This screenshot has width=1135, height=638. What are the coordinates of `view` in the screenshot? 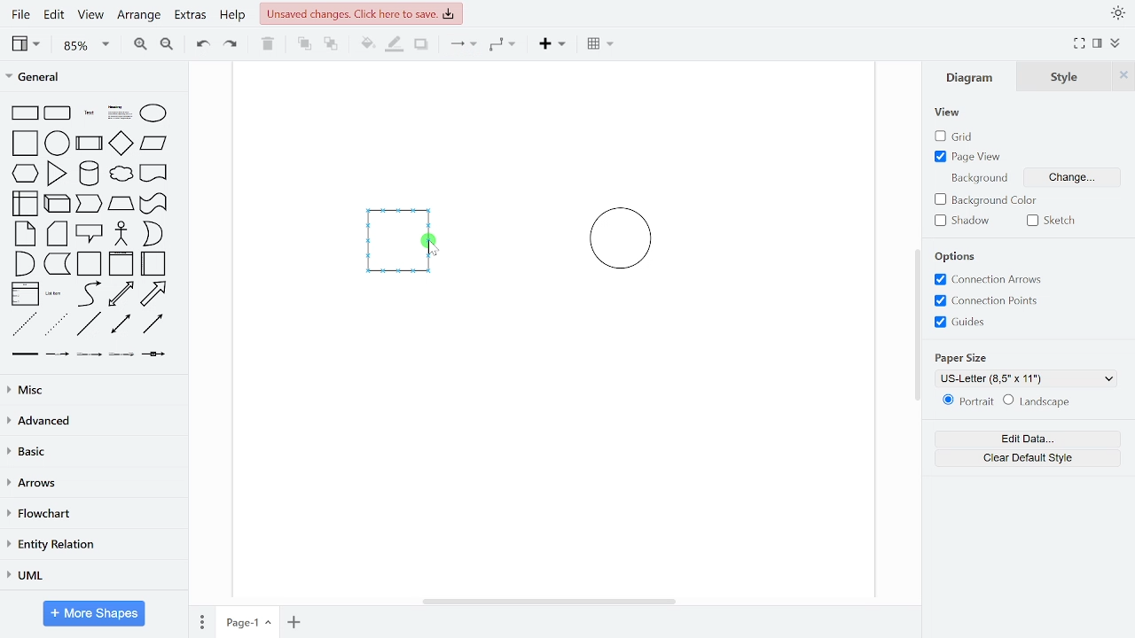 It's located at (89, 16).